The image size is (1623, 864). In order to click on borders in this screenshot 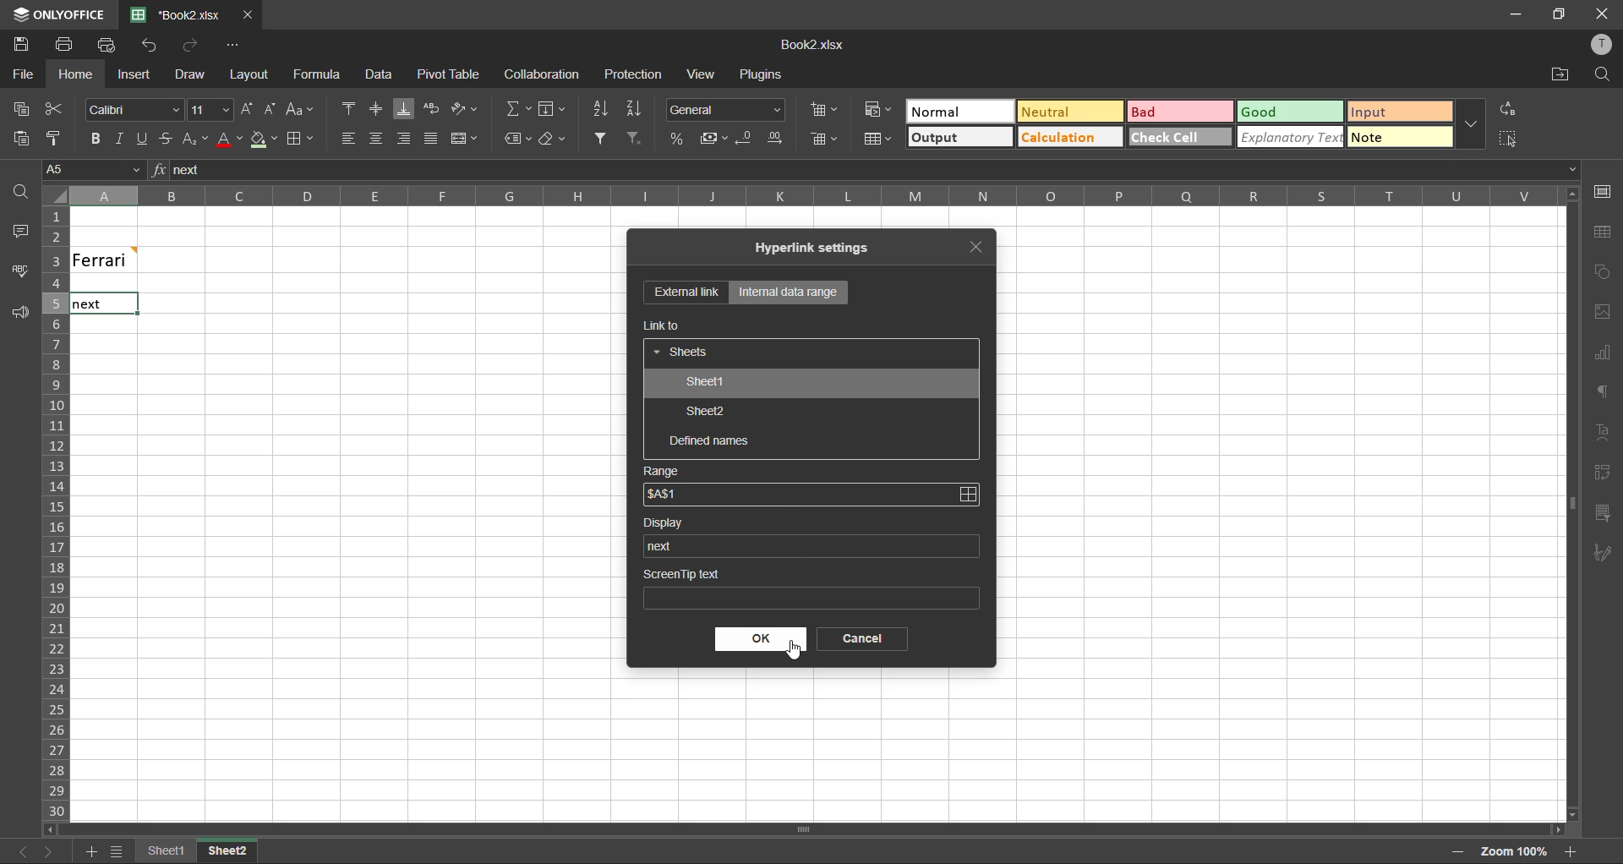, I will do `click(299, 139)`.